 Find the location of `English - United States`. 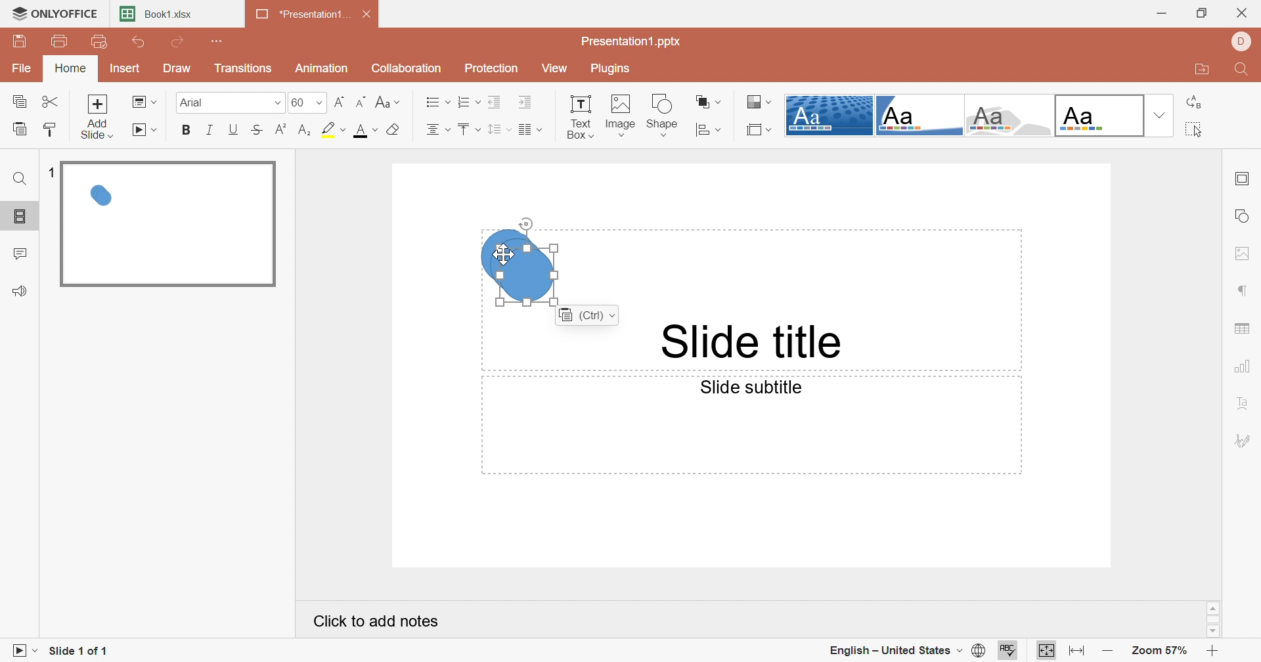

English - United States is located at coordinates (895, 651).